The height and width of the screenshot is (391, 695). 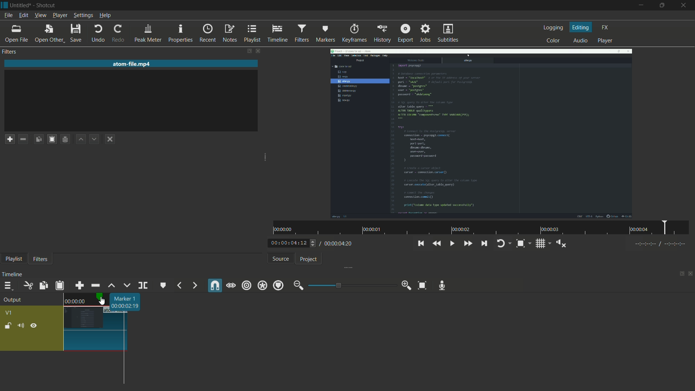 What do you see at coordinates (59, 285) in the screenshot?
I see `paste` at bounding box center [59, 285].